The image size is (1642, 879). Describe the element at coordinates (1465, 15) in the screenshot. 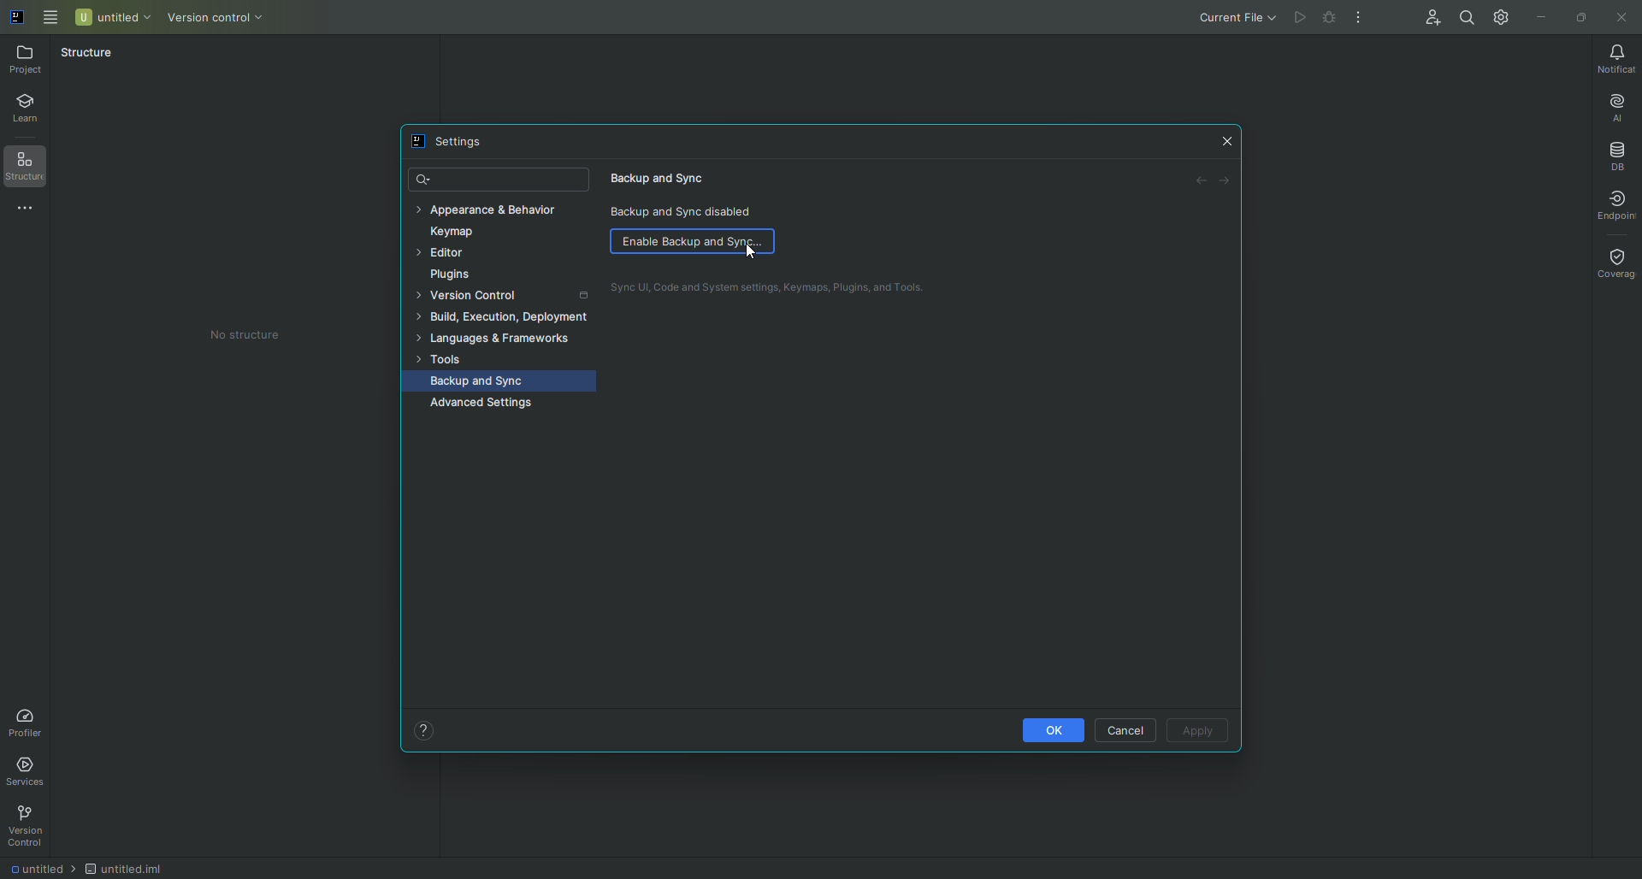

I see `Search` at that location.